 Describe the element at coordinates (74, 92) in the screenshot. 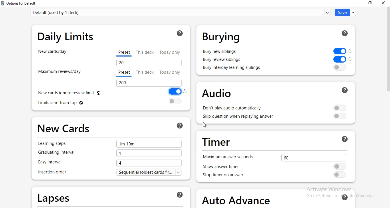

I see `new cards ignore review limit` at that location.